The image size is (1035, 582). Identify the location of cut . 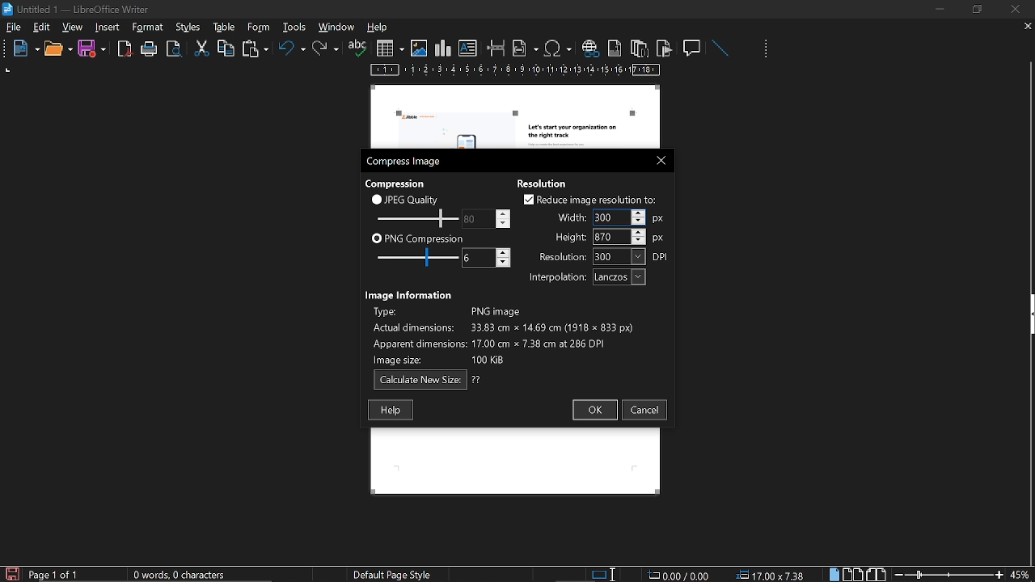
(202, 48).